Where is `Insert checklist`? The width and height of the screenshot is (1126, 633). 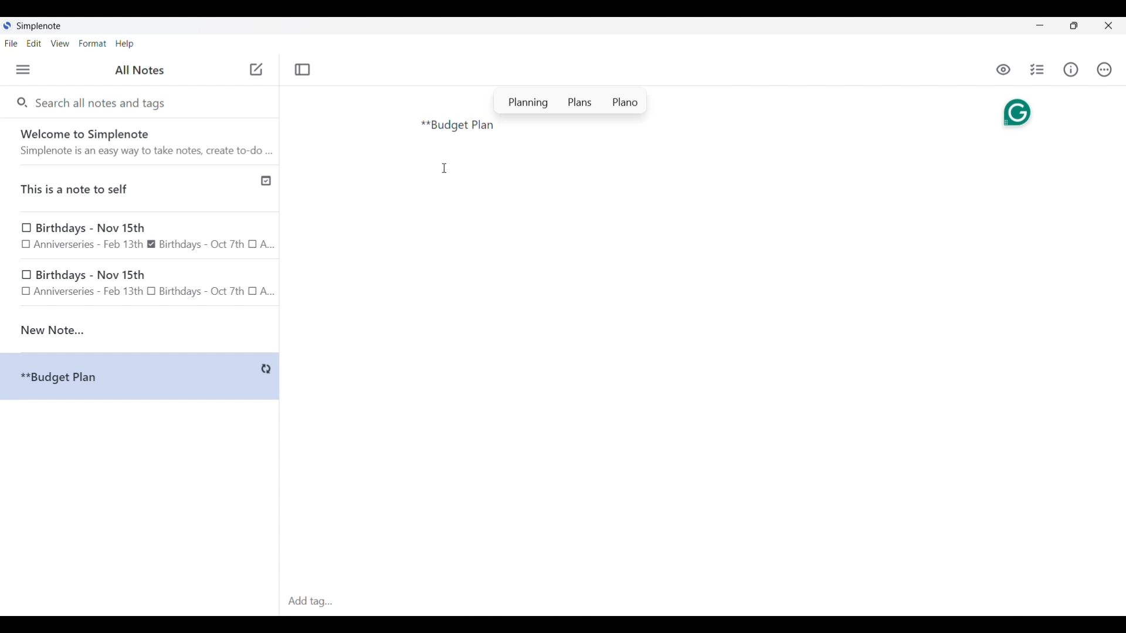
Insert checklist is located at coordinates (1038, 70).